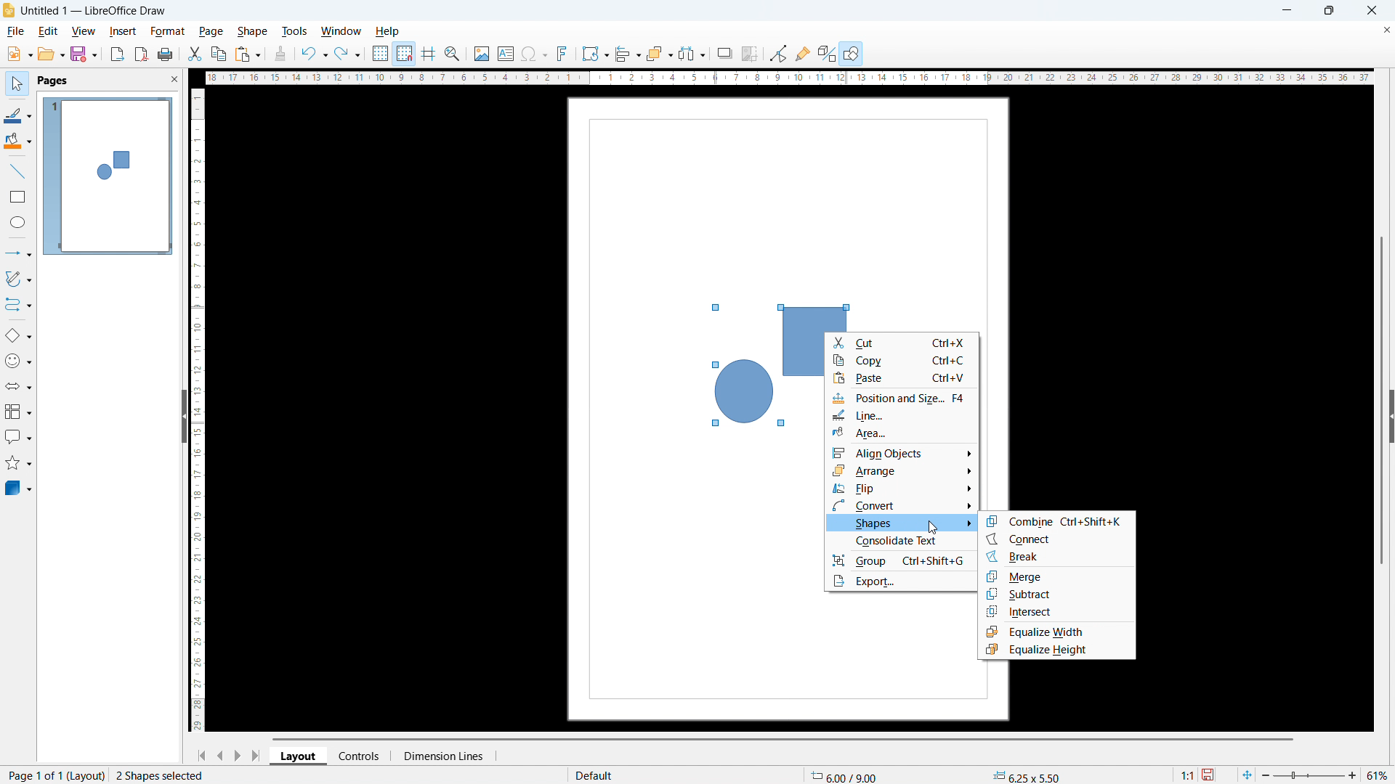 This screenshot has height=784, width=1395. I want to click on convert, so click(902, 506).